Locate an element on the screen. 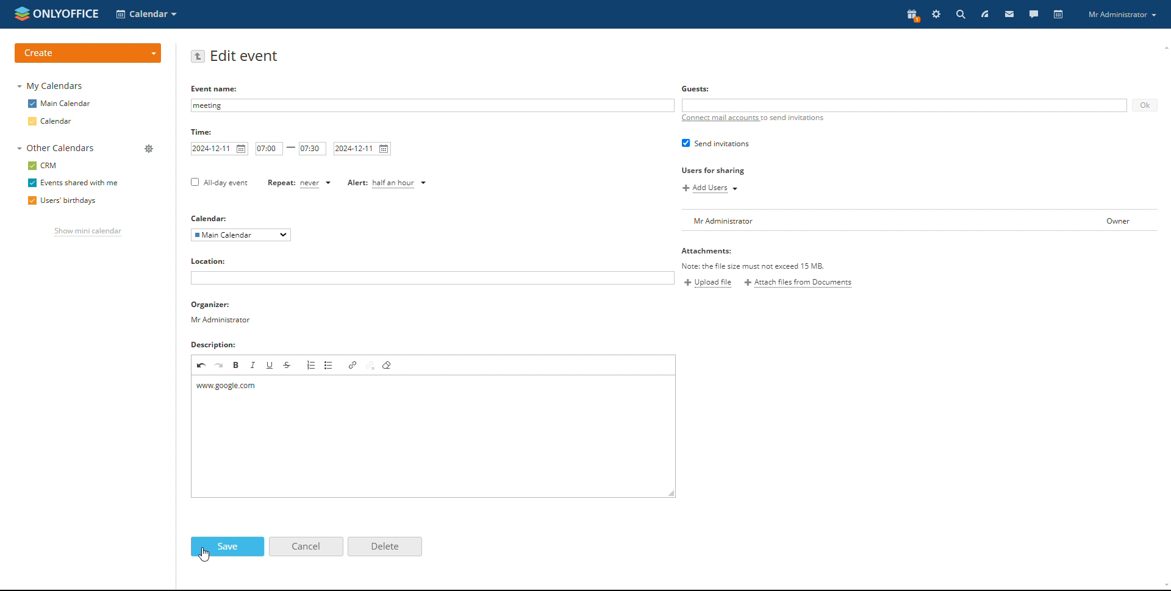 This screenshot has height=591, width=1171. Alert: is located at coordinates (357, 183).